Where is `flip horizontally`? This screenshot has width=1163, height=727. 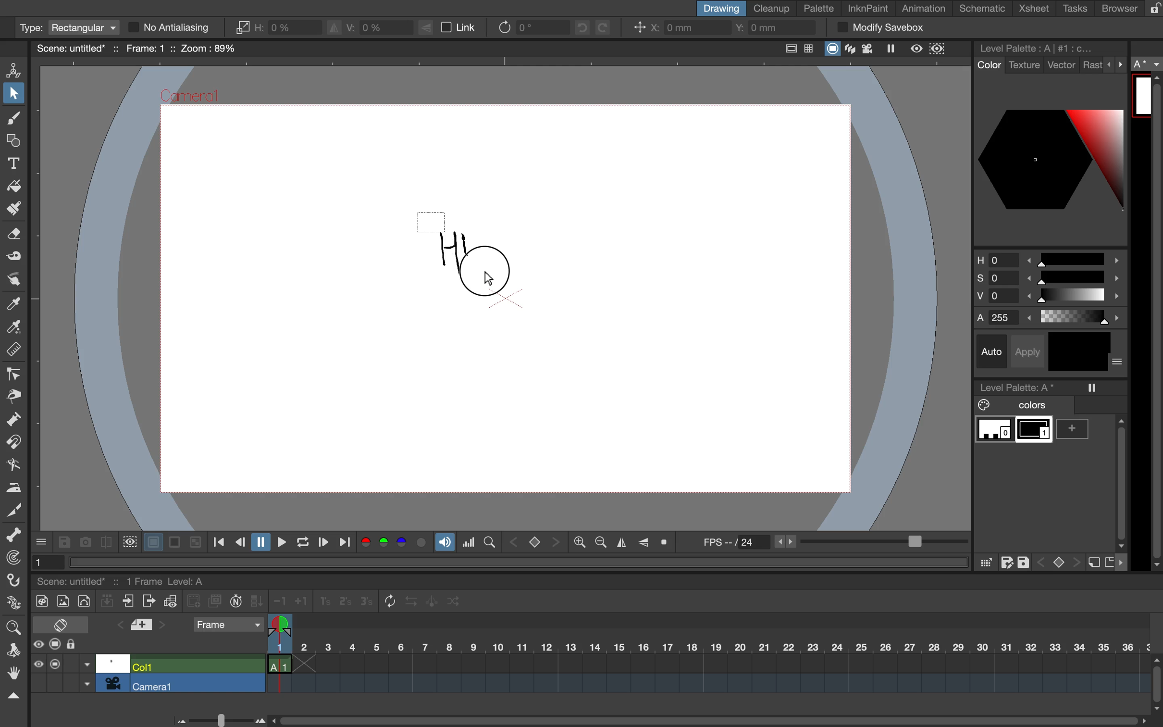
flip horizontally is located at coordinates (619, 542).